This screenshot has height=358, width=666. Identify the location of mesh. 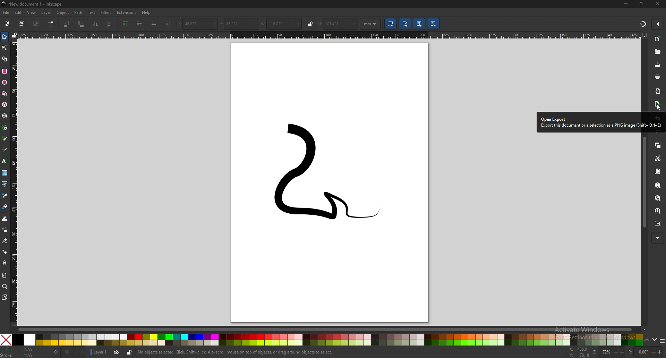
(5, 184).